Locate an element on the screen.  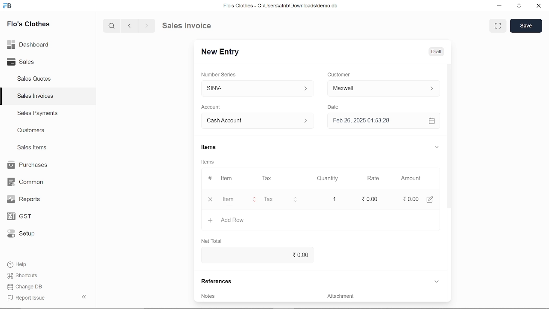
Amount is located at coordinates (411, 179).